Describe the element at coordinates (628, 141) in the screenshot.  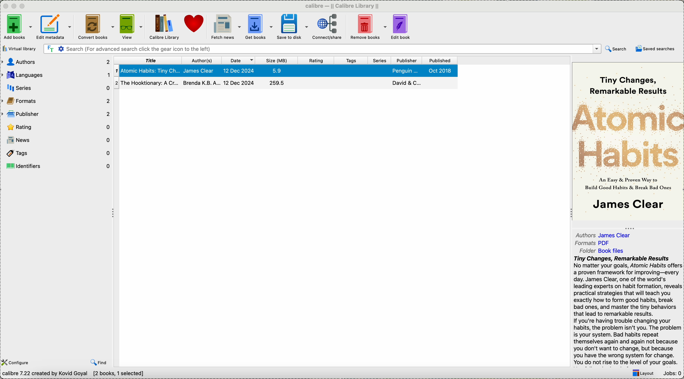
I see `book cover preview` at that location.